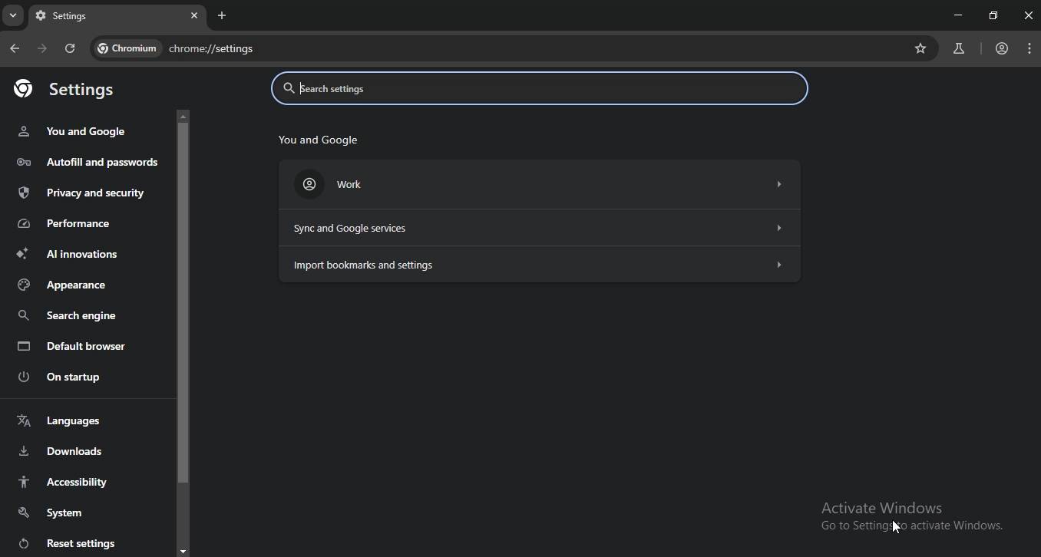  What do you see at coordinates (15, 49) in the screenshot?
I see `click to go back` at bounding box center [15, 49].